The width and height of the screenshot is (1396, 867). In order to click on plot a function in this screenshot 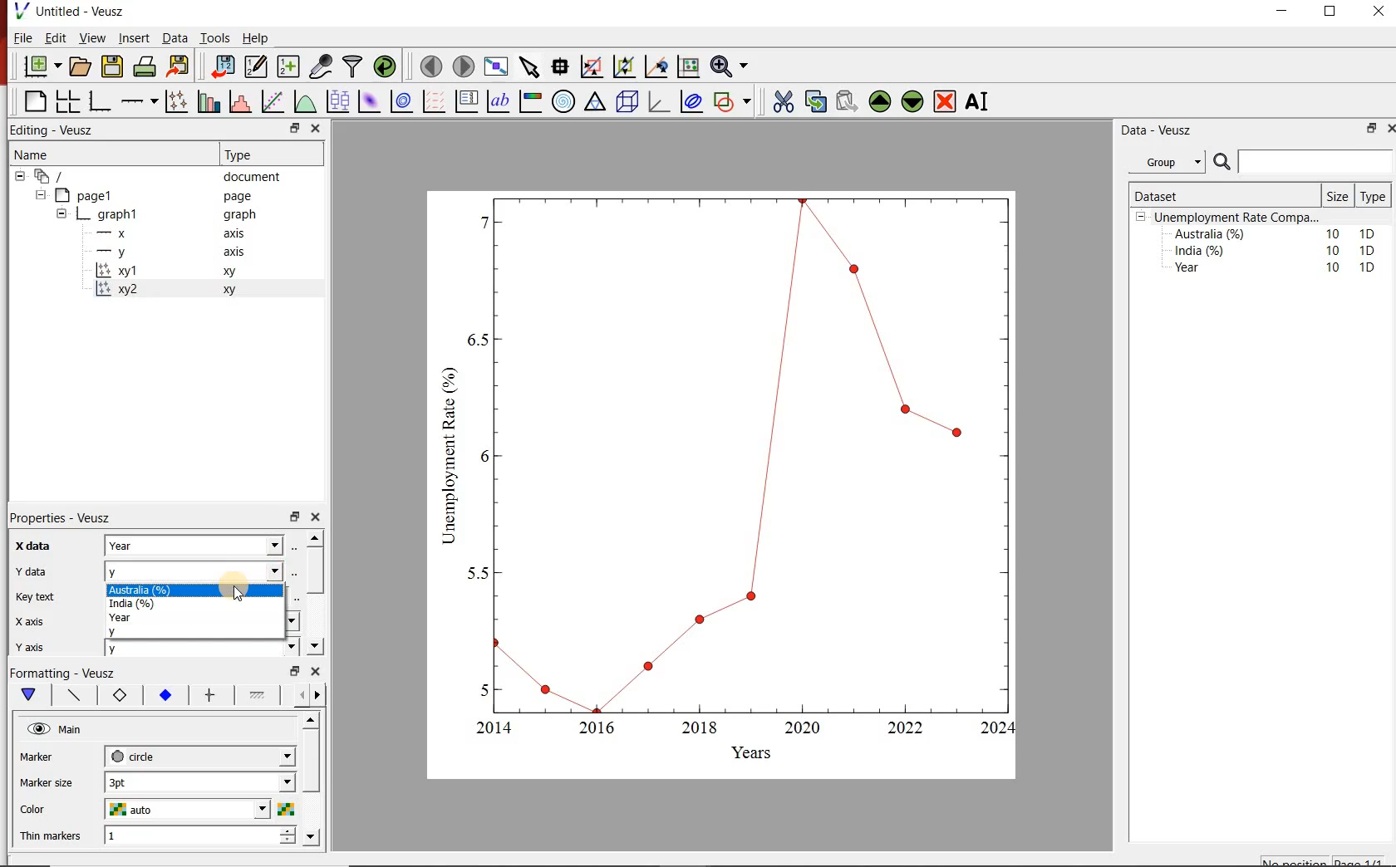, I will do `click(305, 101)`.